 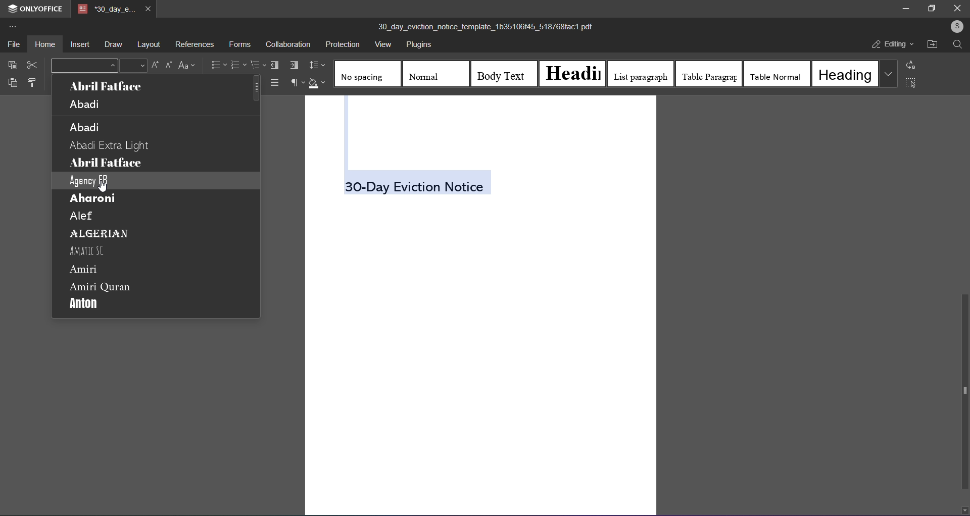 I want to click on (title) 30_day_eviction_notice_template_1b35106/45_518768fact.pdf, so click(x=491, y=27).